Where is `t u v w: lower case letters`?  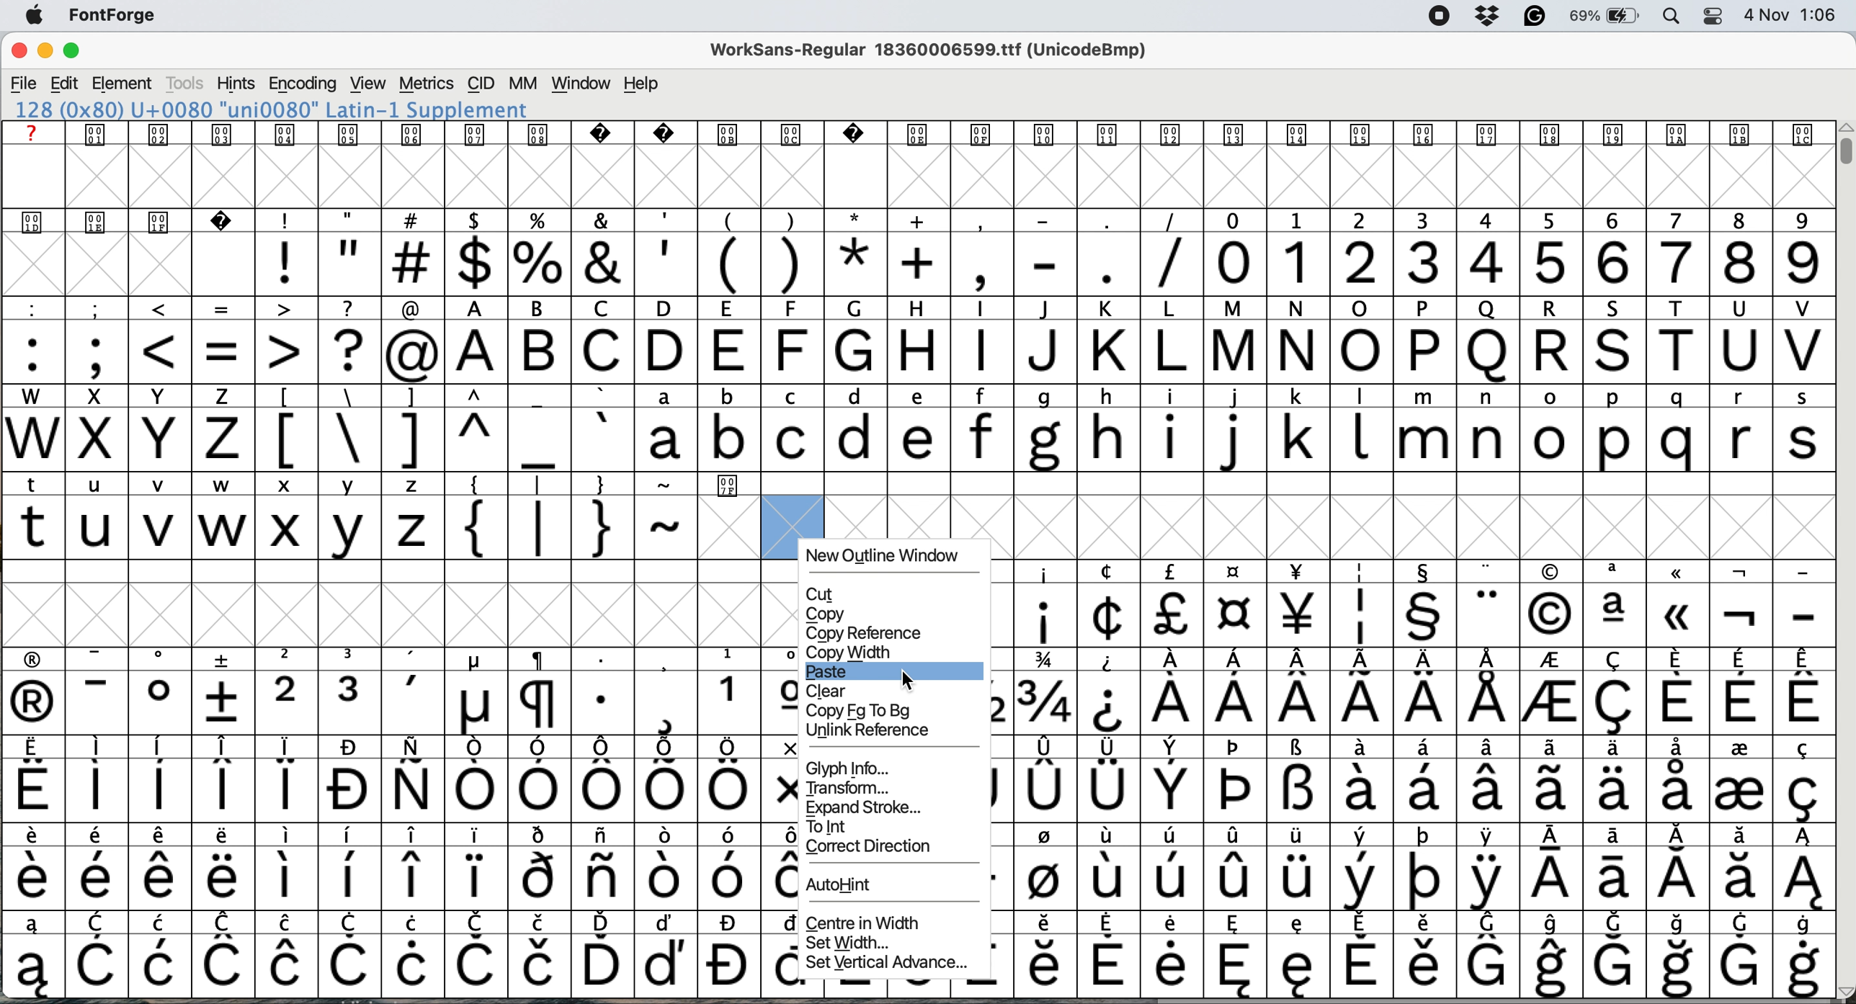 t u v w: lower case letters is located at coordinates (131, 529).